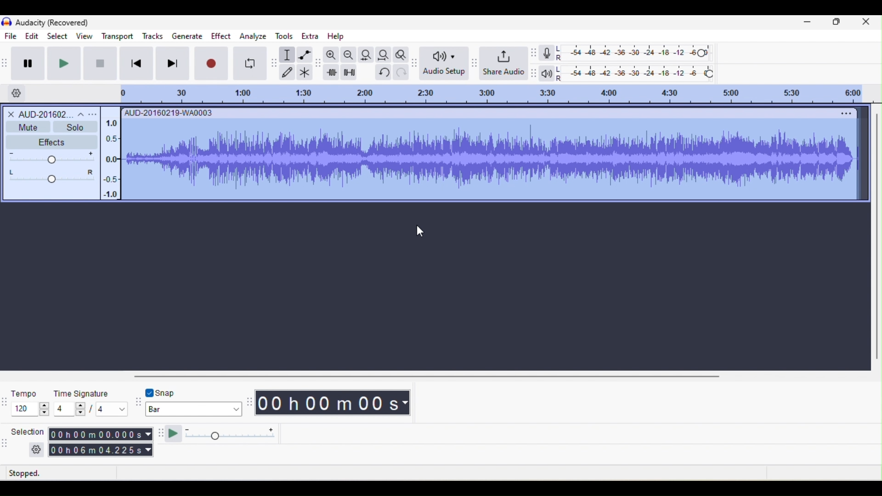 This screenshot has height=496, width=882. I want to click on Effects, so click(47, 142).